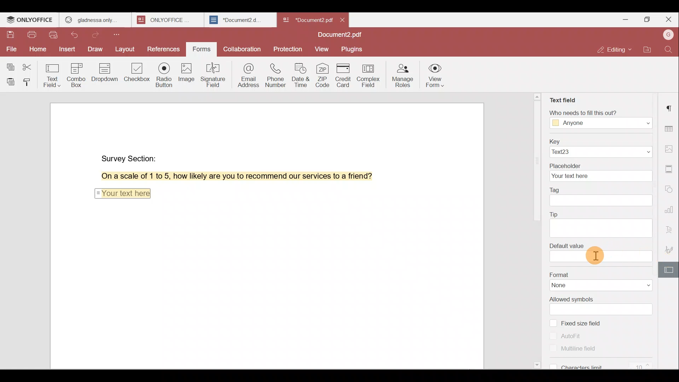 The height and width of the screenshot is (382, 679). I want to click on Protection, so click(289, 47).